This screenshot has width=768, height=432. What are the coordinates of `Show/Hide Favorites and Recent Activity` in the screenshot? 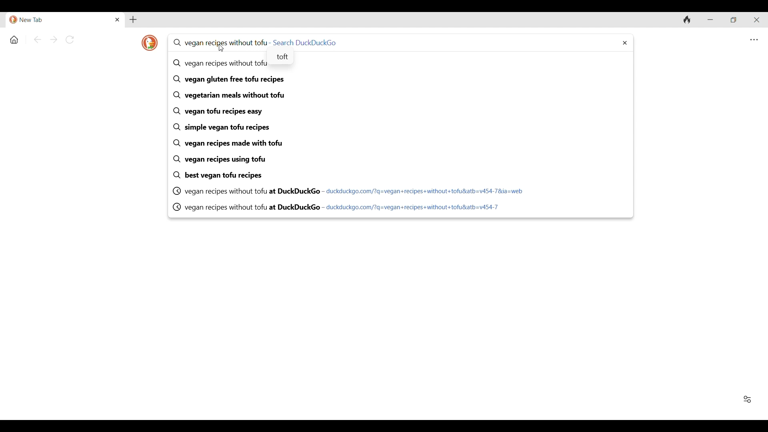 It's located at (748, 399).